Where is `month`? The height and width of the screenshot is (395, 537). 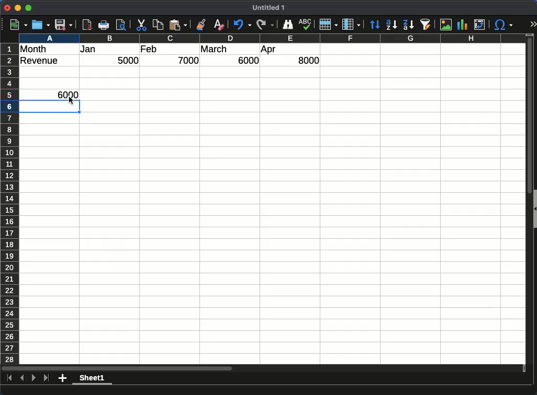
month is located at coordinates (33, 49).